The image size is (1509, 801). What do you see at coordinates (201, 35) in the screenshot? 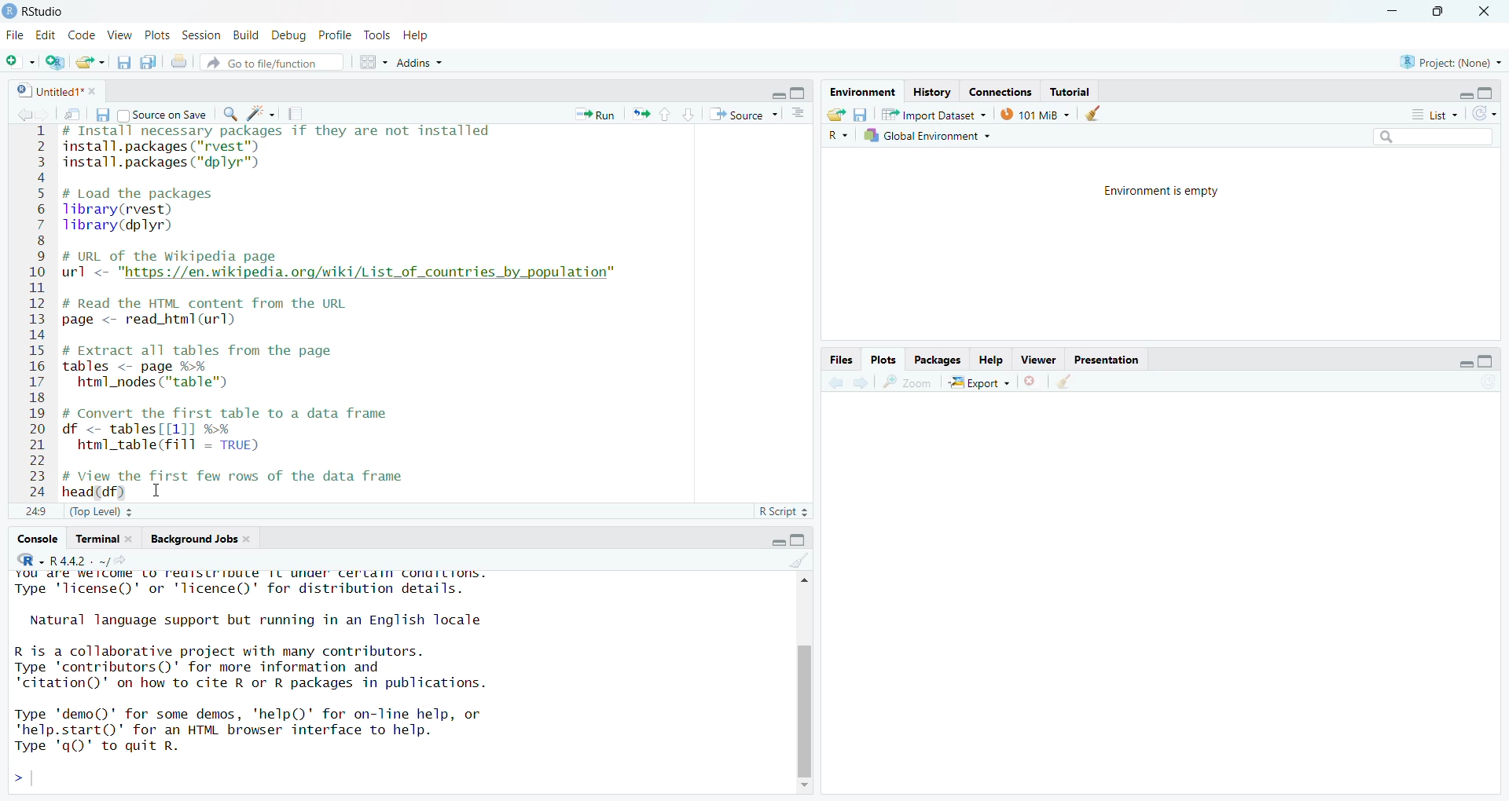
I see `Session` at bounding box center [201, 35].